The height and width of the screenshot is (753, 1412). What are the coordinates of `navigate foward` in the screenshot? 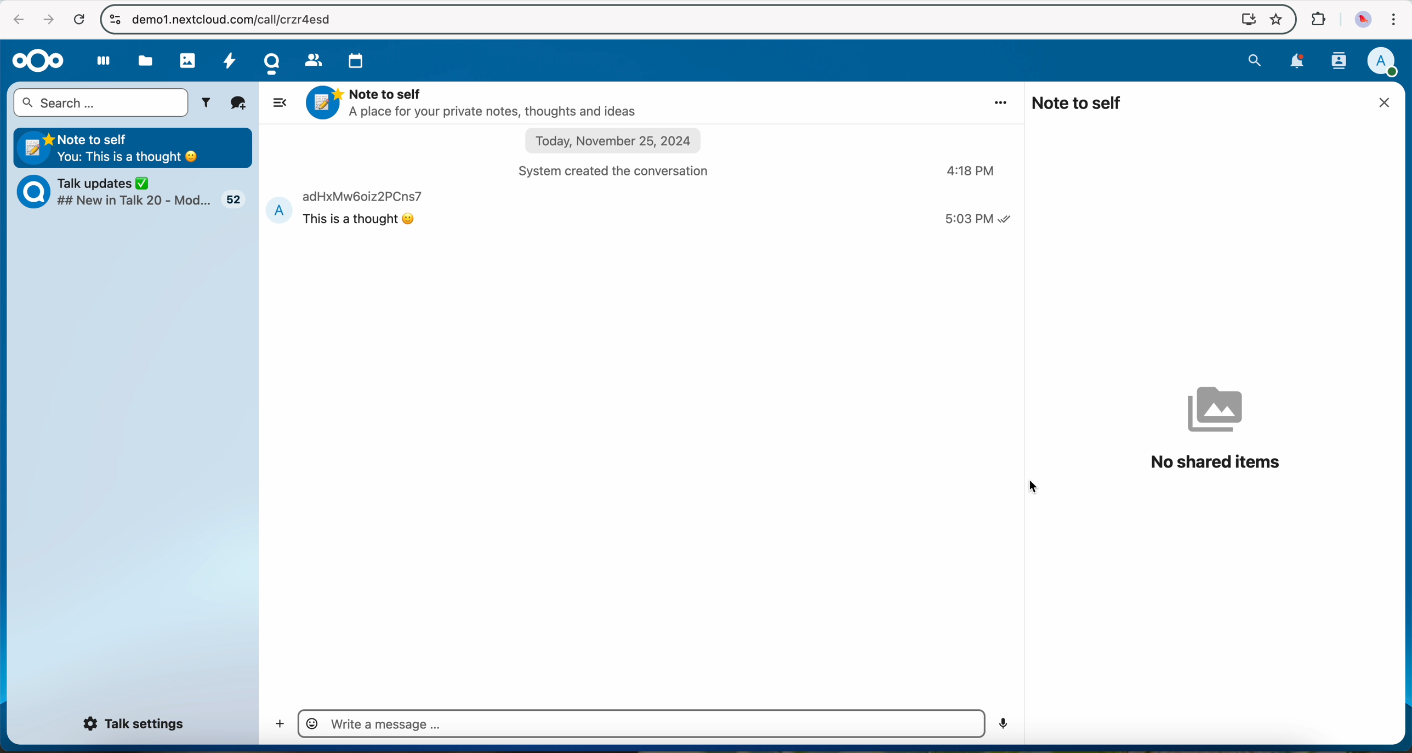 It's located at (48, 20).